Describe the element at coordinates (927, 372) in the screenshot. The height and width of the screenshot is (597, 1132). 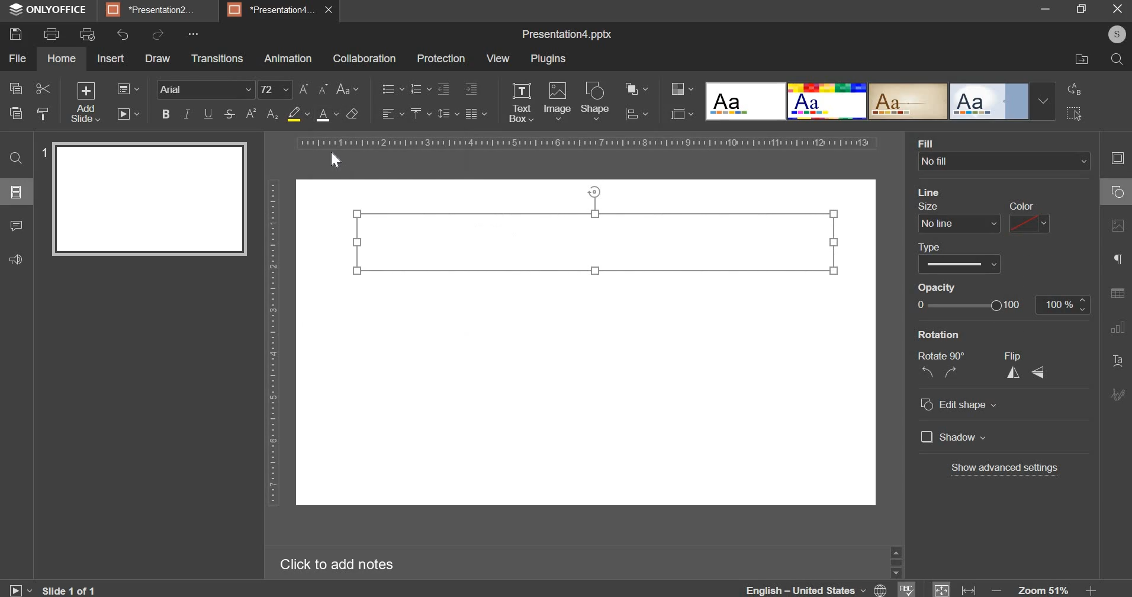
I see `left` at that location.